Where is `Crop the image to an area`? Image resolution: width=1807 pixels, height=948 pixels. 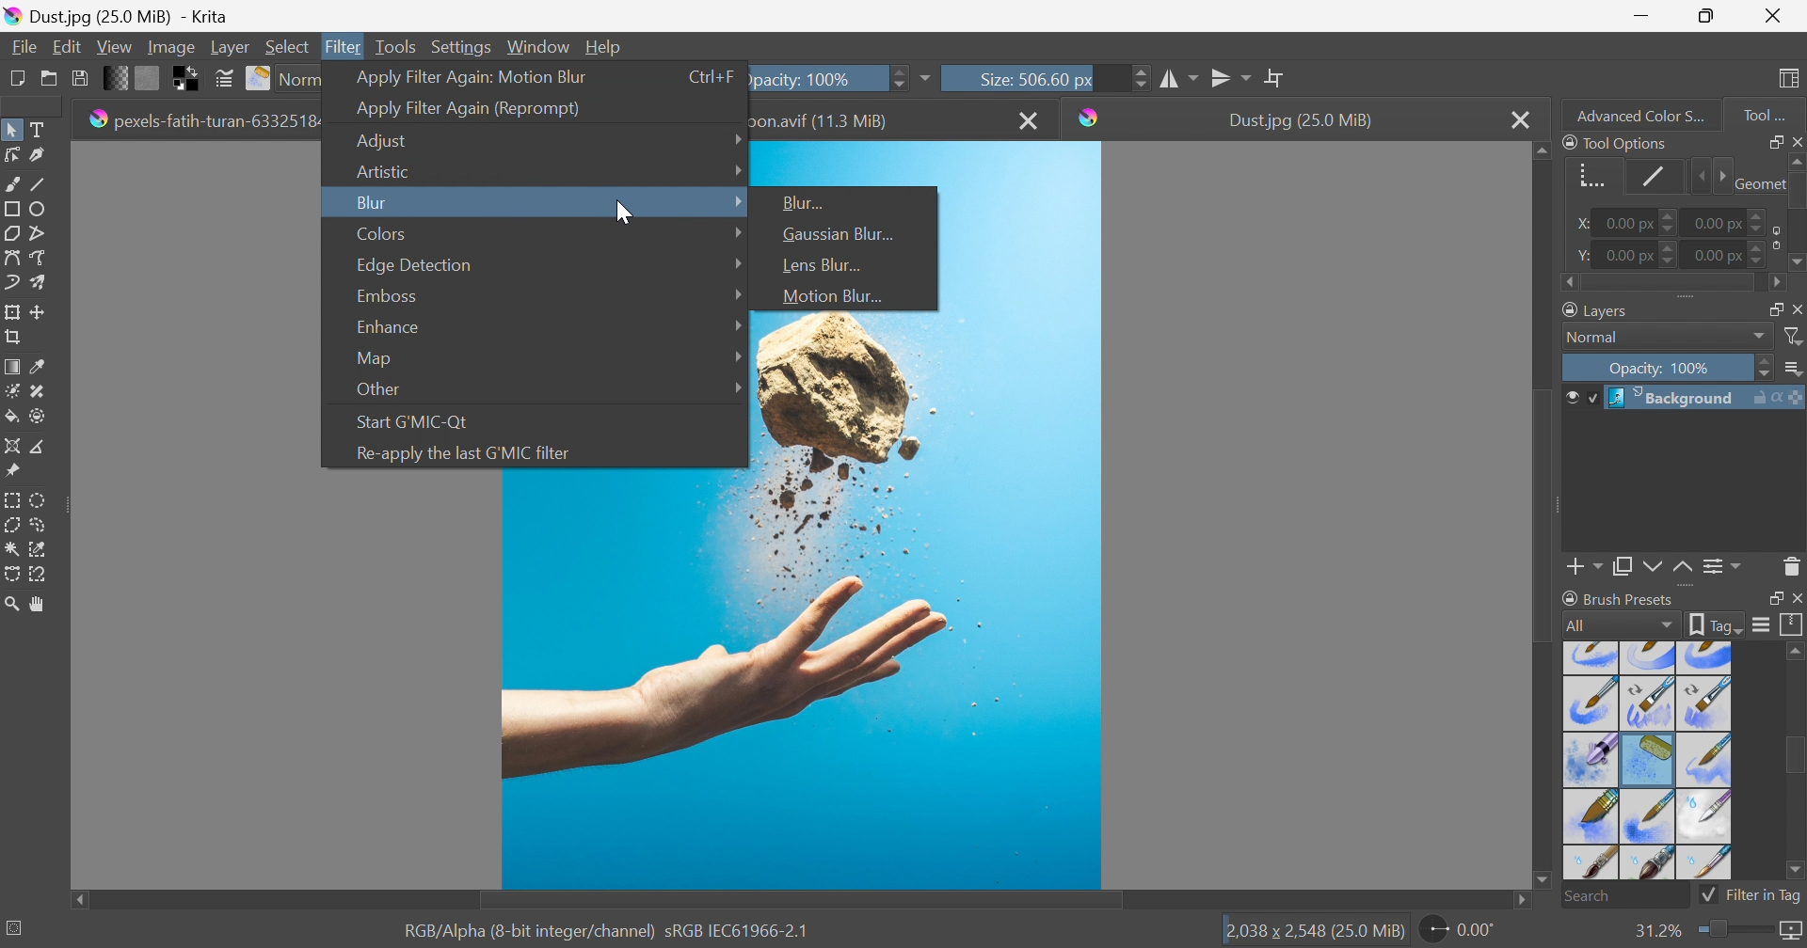
Crop the image to an area is located at coordinates (15, 340).